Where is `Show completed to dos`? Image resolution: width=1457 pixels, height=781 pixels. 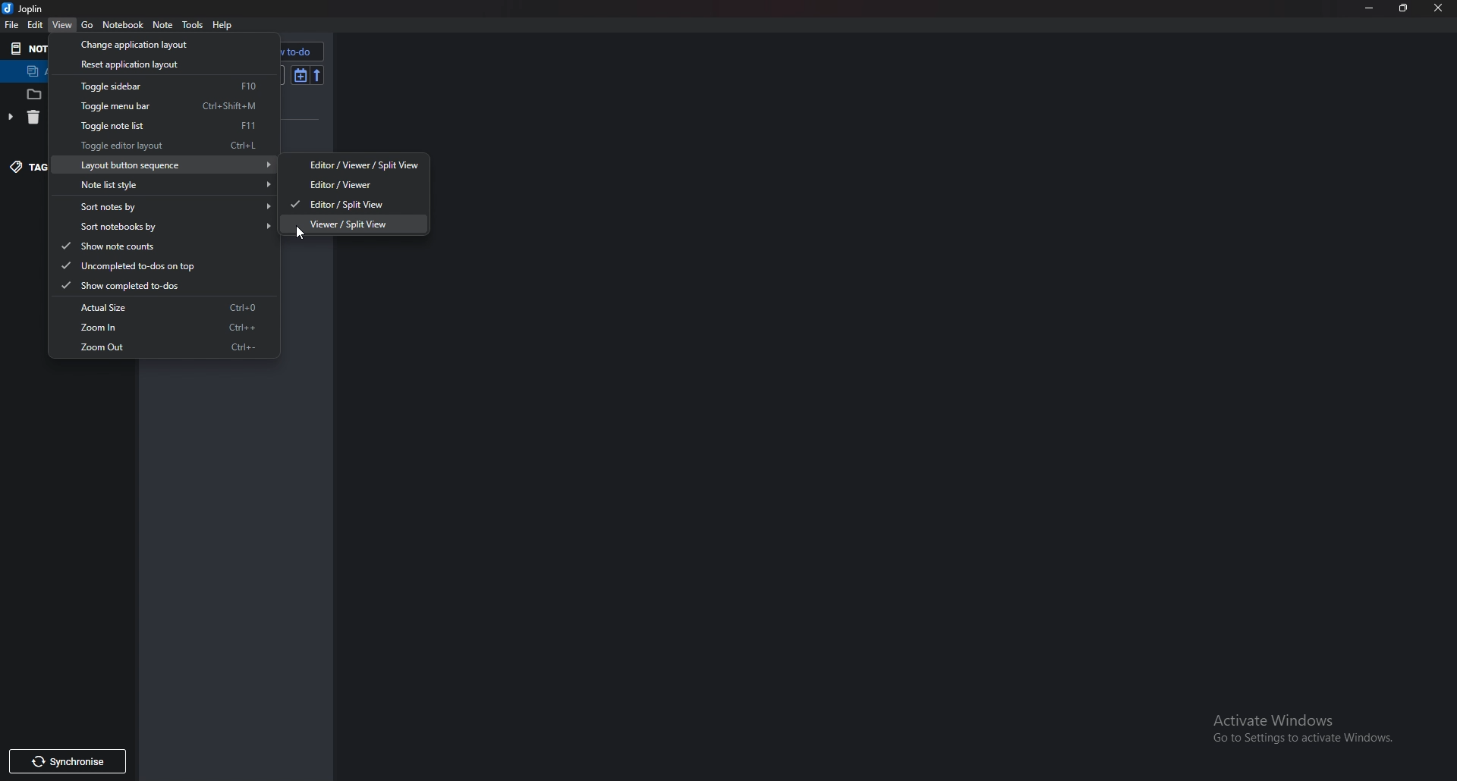 Show completed to dos is located at coordinates (156, 285).